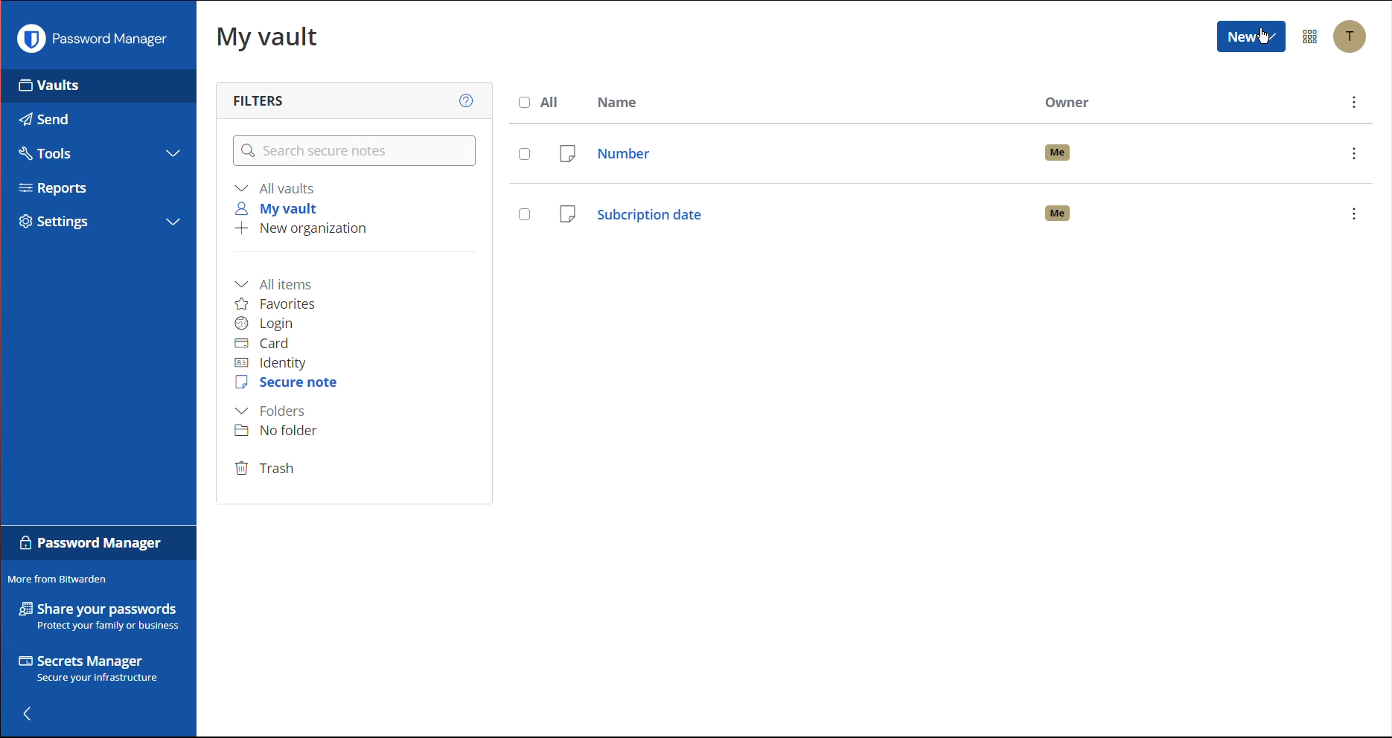 This screenshot has width=1392, height=738. Describe the element at coordinates (274, 362) in the screenshot. I see `Identity` at that location.